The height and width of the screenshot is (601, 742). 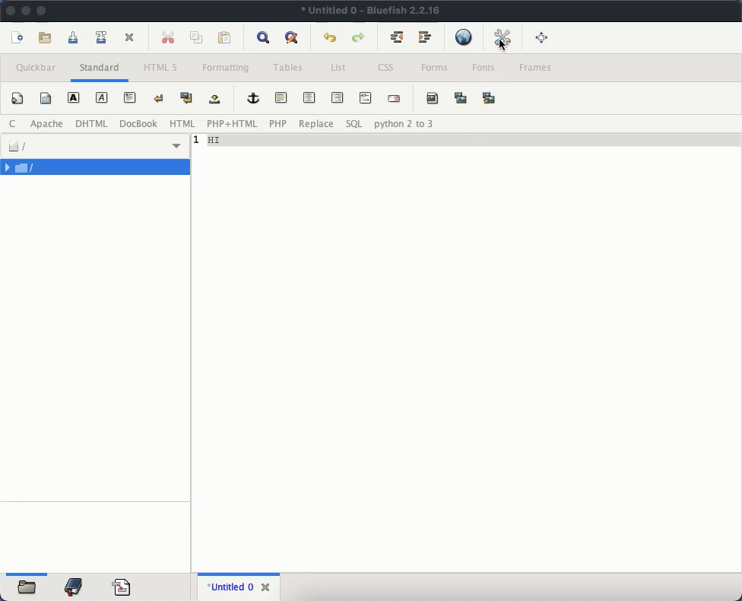 What do you see at coordinates (97, 167) in the screenshot?
I see `folder` at bounding box center [97, 167].